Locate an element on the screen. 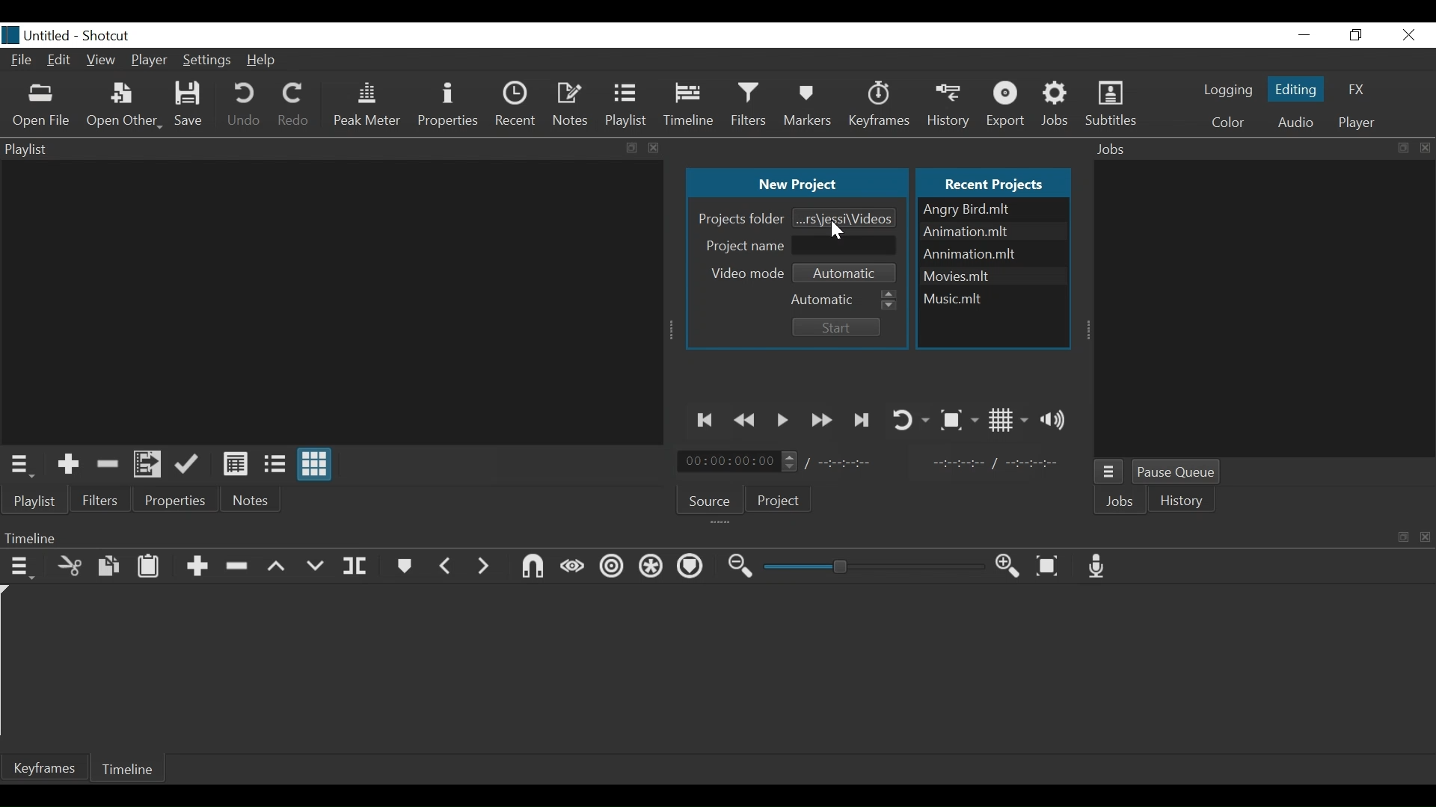 The width and height of the screenshot is (1436, 807). Pause Queue is located at coordinates (1182, 474).